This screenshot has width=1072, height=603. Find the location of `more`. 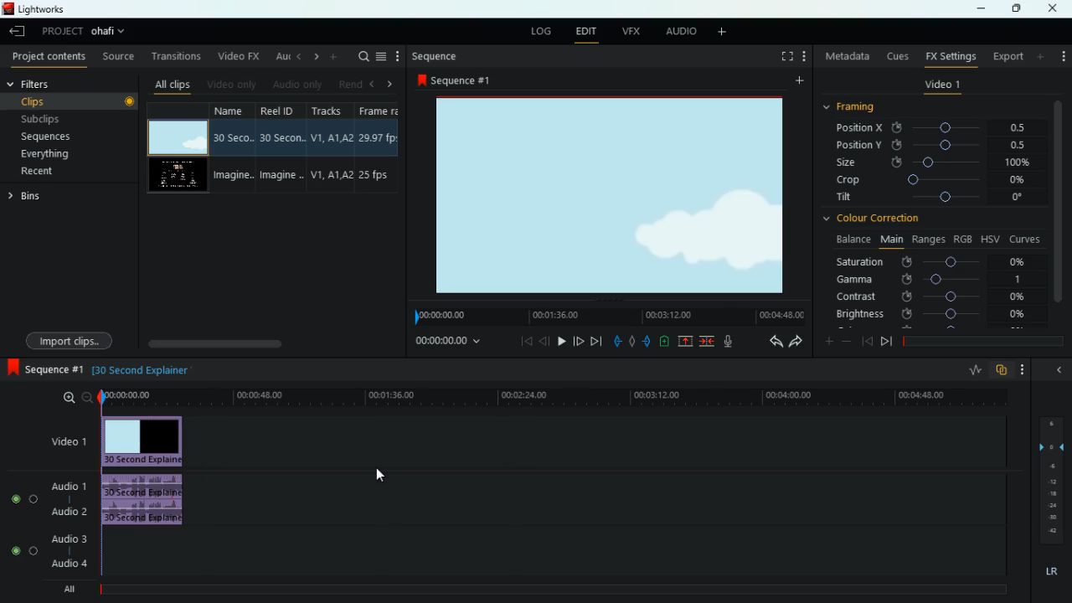

more is located at coordinates (1023, 368).